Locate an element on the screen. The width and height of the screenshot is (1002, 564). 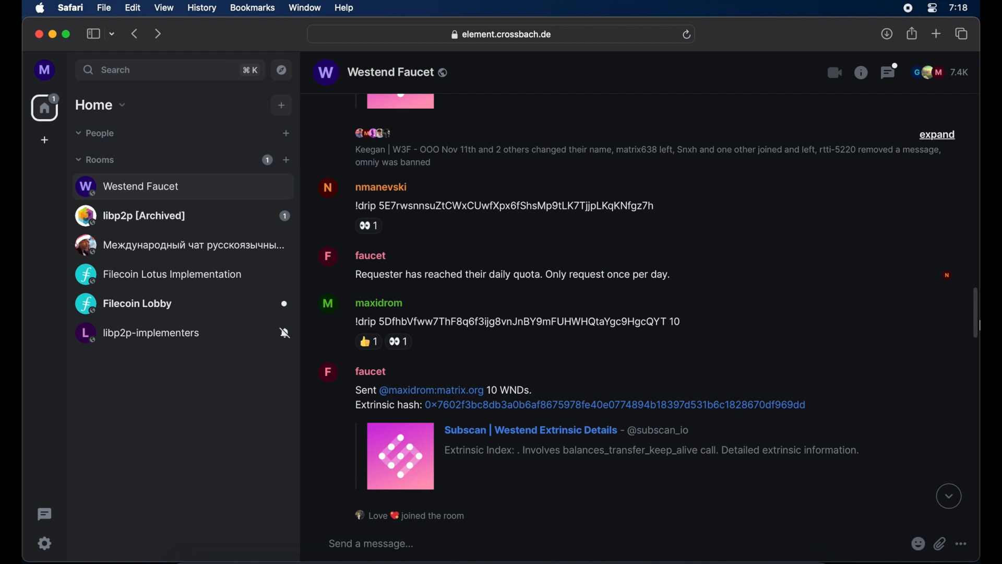
video call is located at coordinates (833, 73).